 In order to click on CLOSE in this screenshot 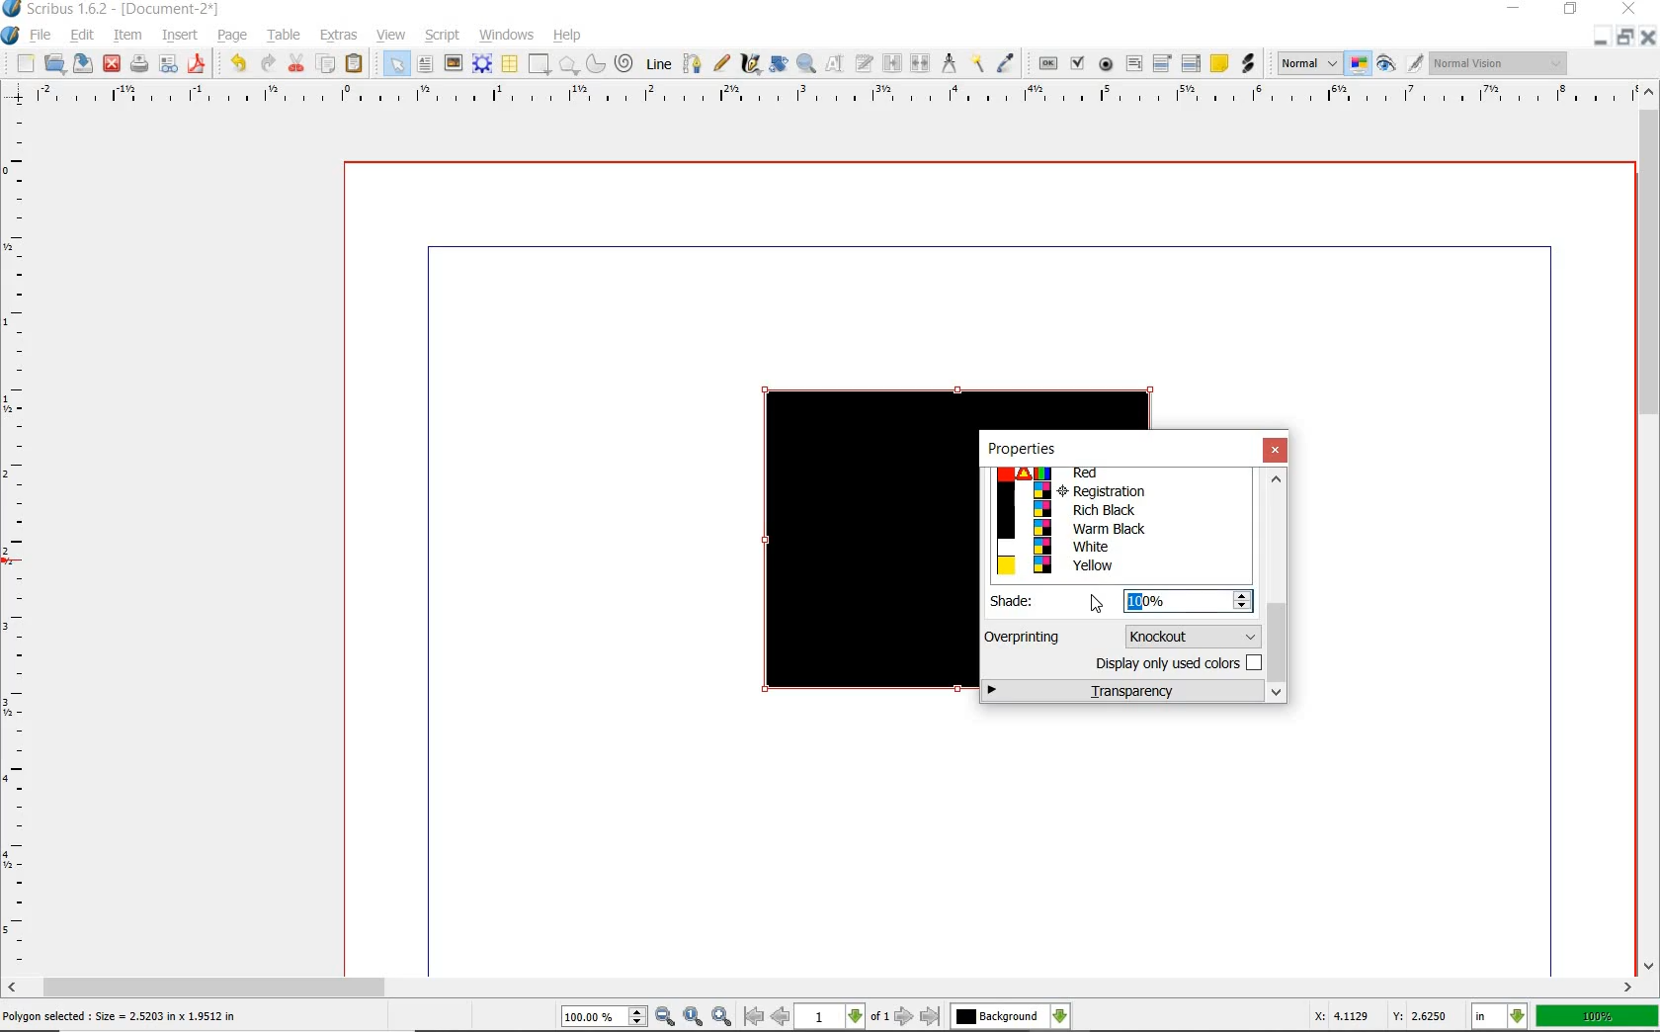, I will do `click(1630, 11)`.